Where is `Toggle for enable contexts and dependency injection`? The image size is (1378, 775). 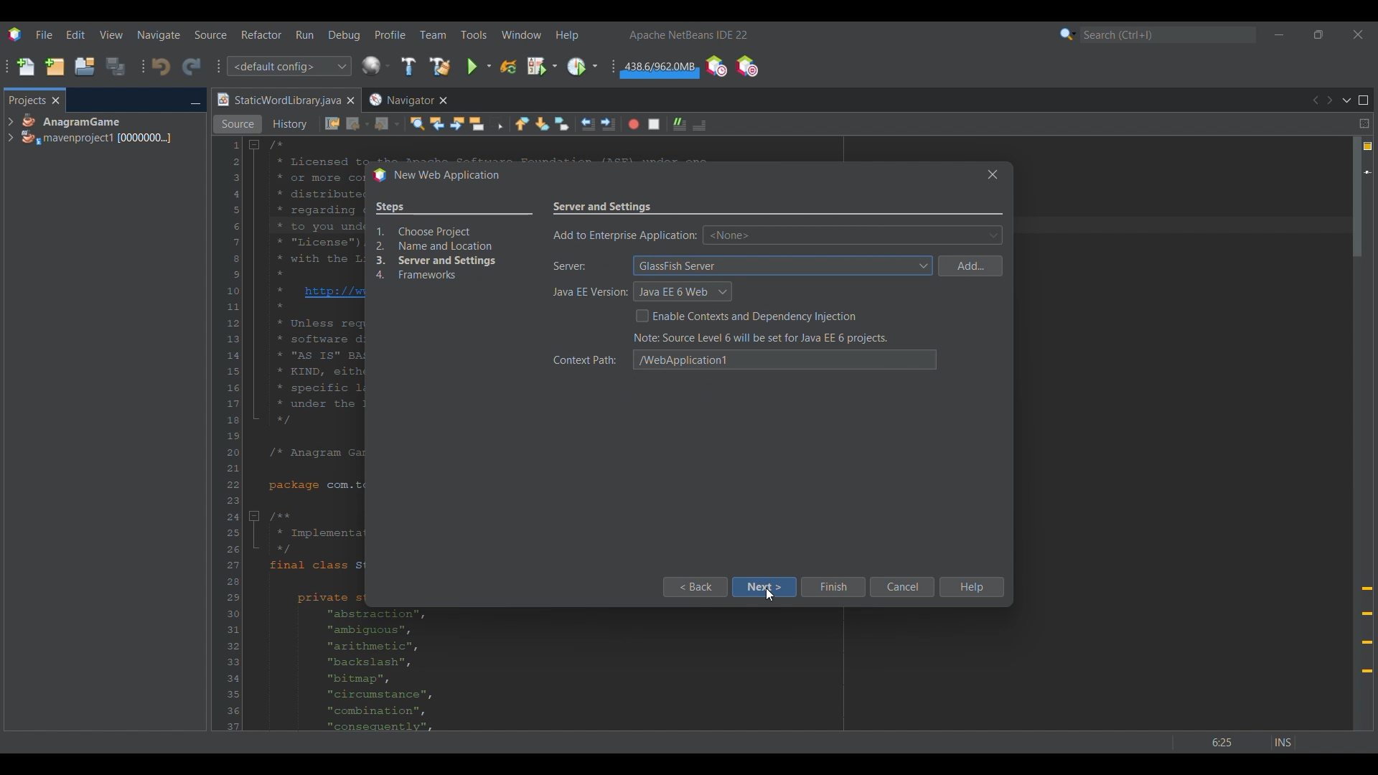 Toggle for enable contexts and dependency injection is located at coordinates (746, 316).